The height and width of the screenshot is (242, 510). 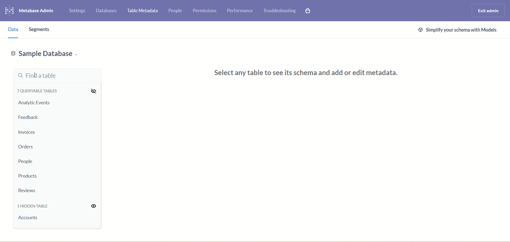 What do you see at coordinates (92, 91) in the screenshot?
I see `visibility` at bounding box center [92, 91].